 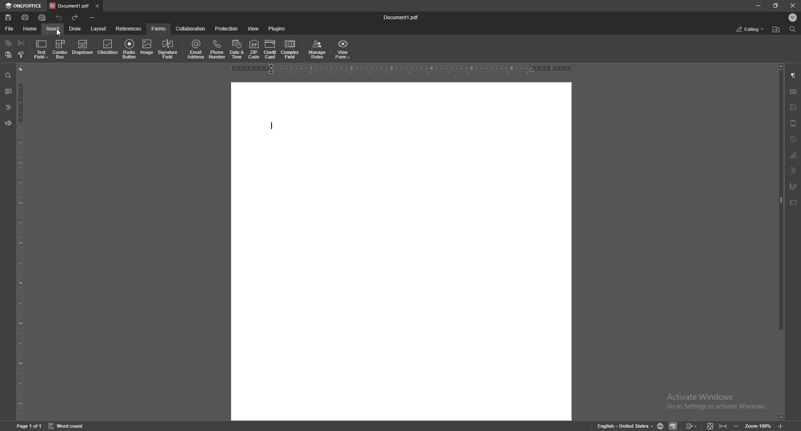 I want to click on manage roles, so click(x=317, y=50).